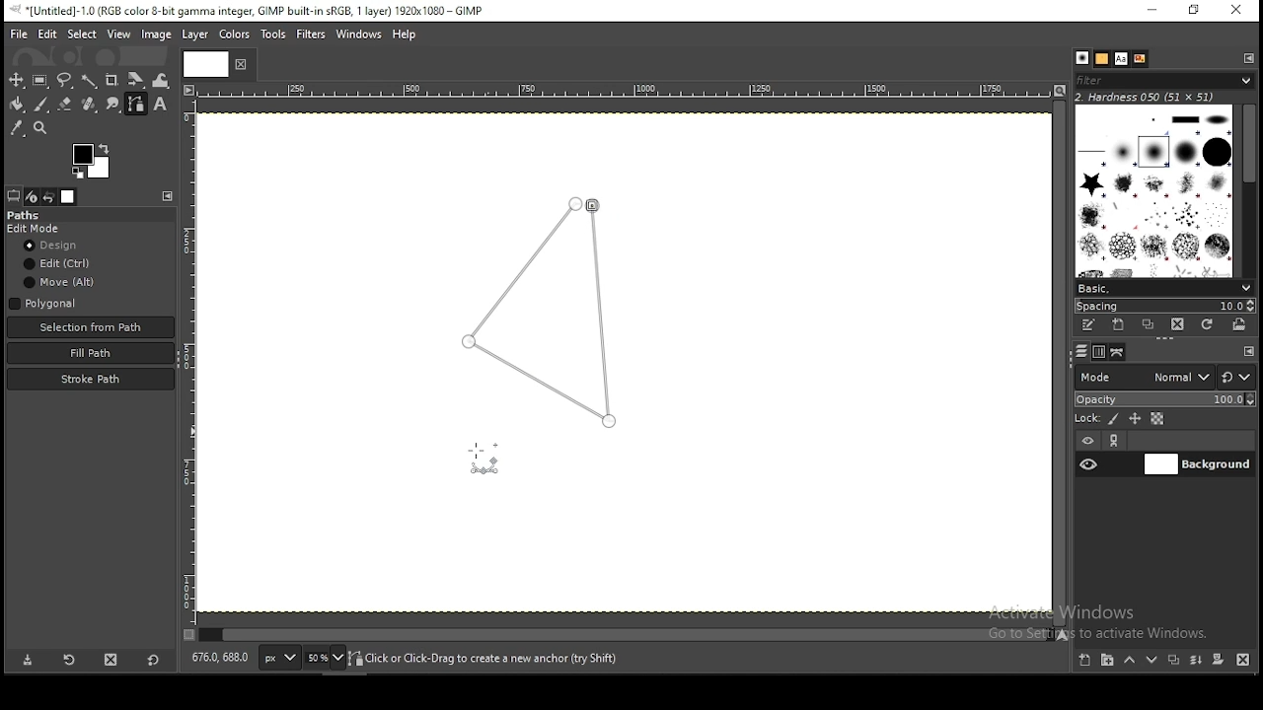 This screenshot has height=710, width=1263. I want to click on brushes, so click(1152, 190).